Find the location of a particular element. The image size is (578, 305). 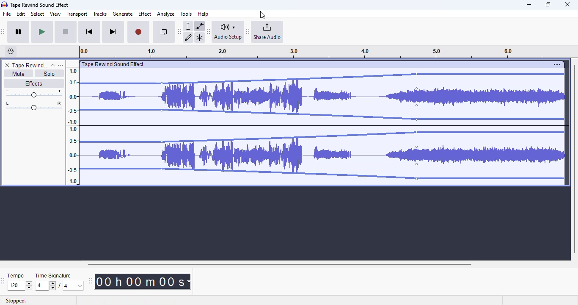

skip to end is located at coordinates (113, 32).